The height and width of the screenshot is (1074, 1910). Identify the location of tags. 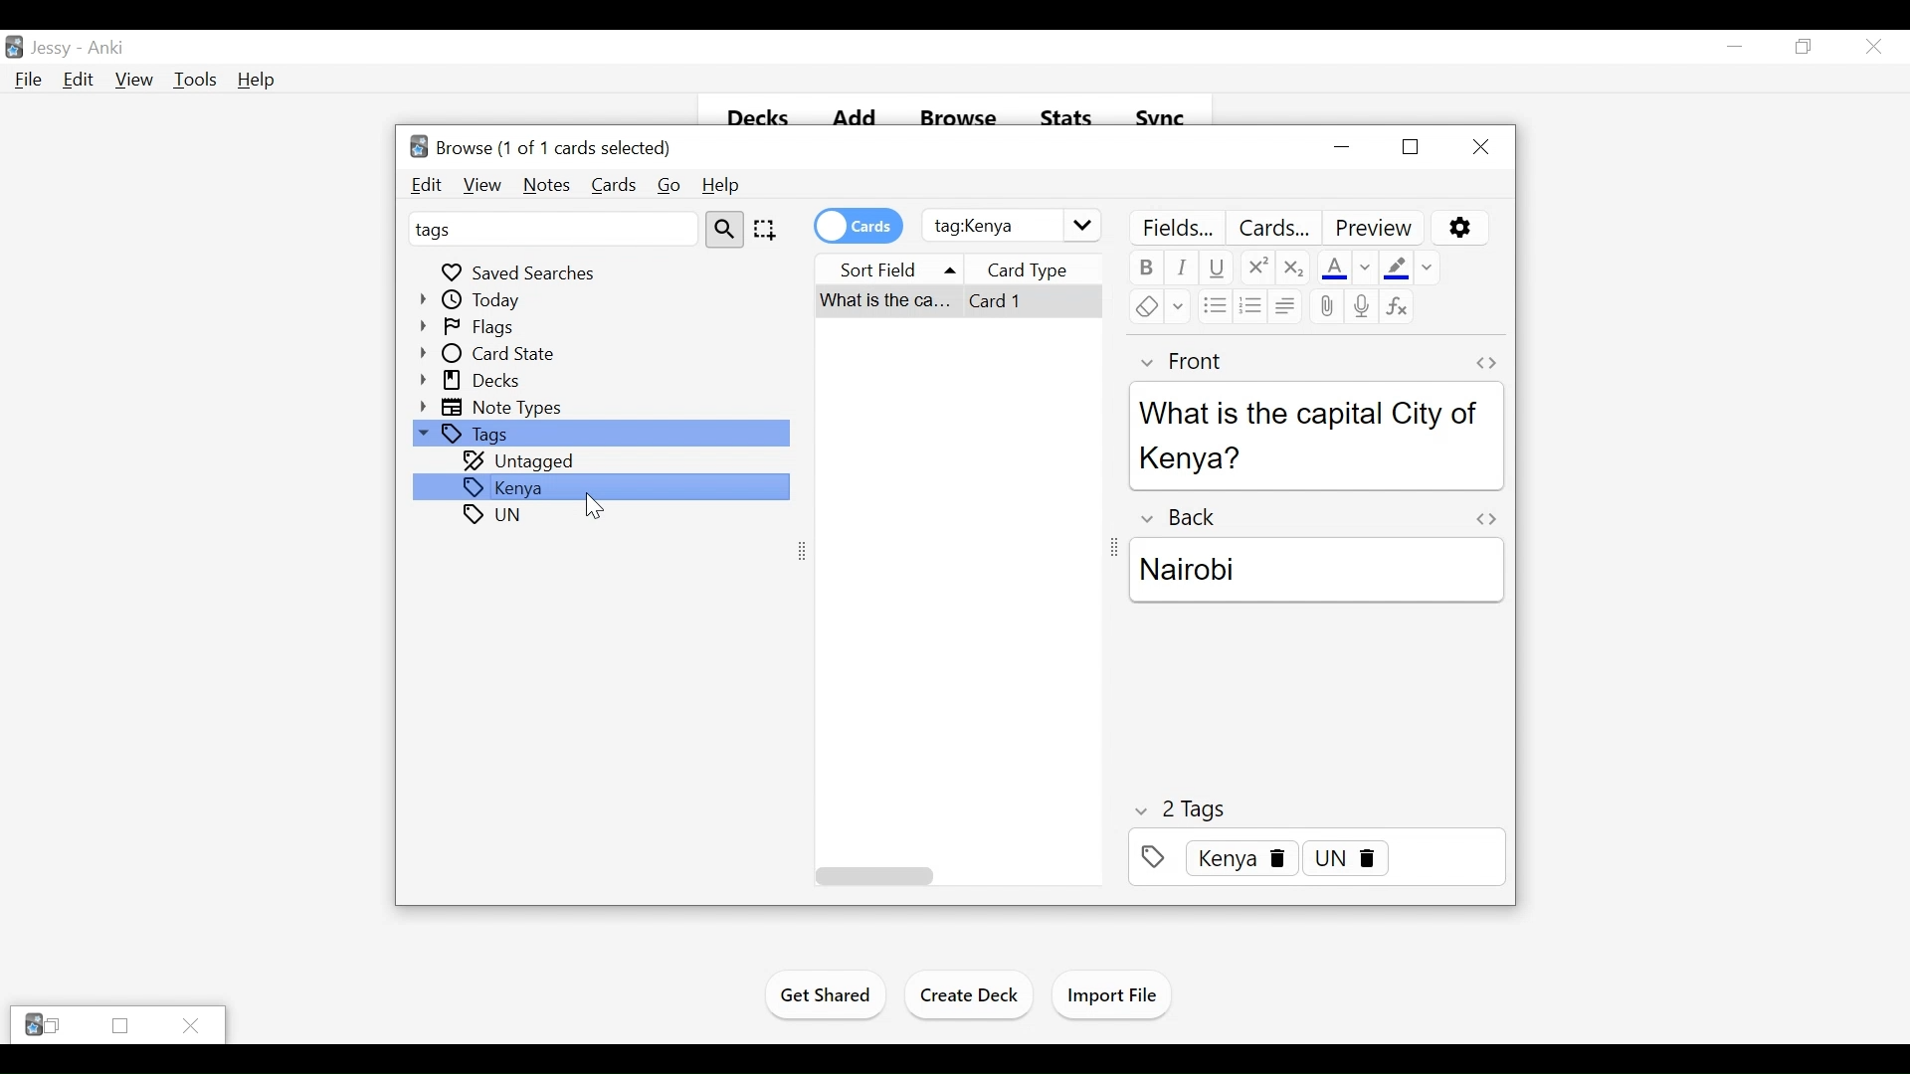
(496, 515).